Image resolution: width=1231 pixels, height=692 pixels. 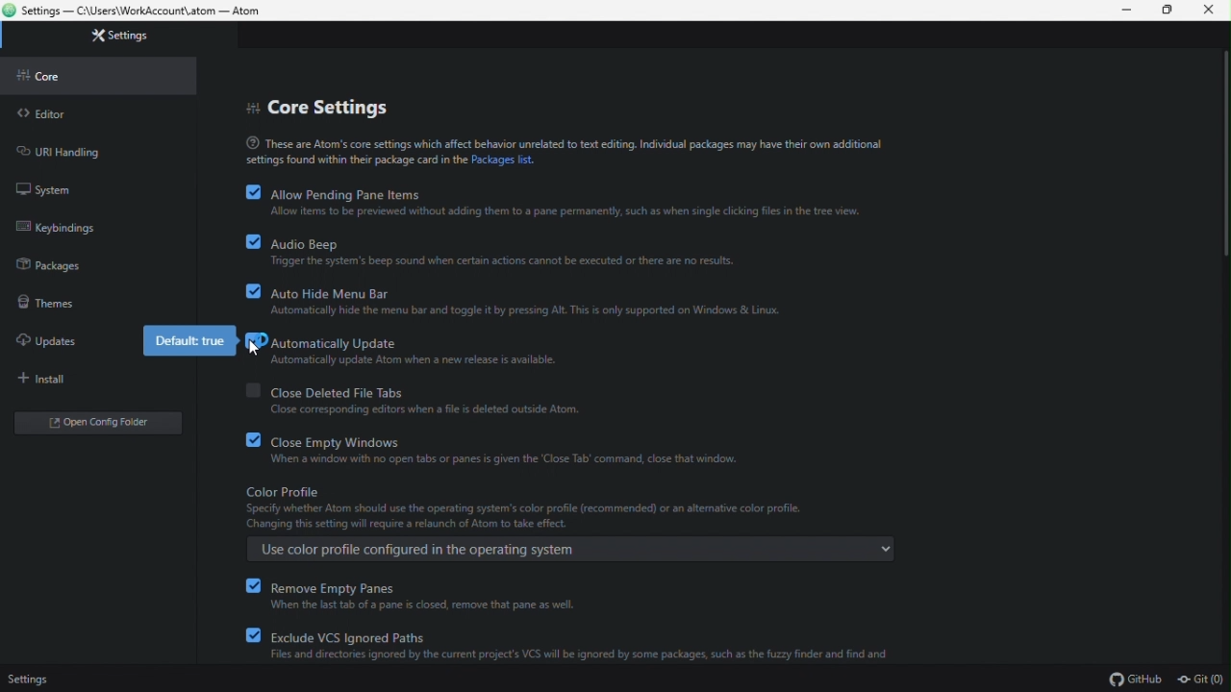 I want to click on Cursor, so click(x=257, y=350).